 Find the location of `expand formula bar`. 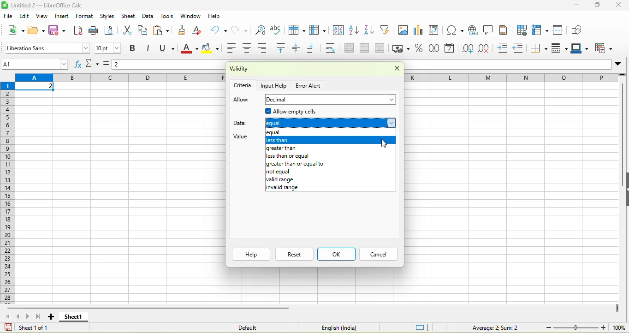

expand formula bar is located at coordinates (620, 65).